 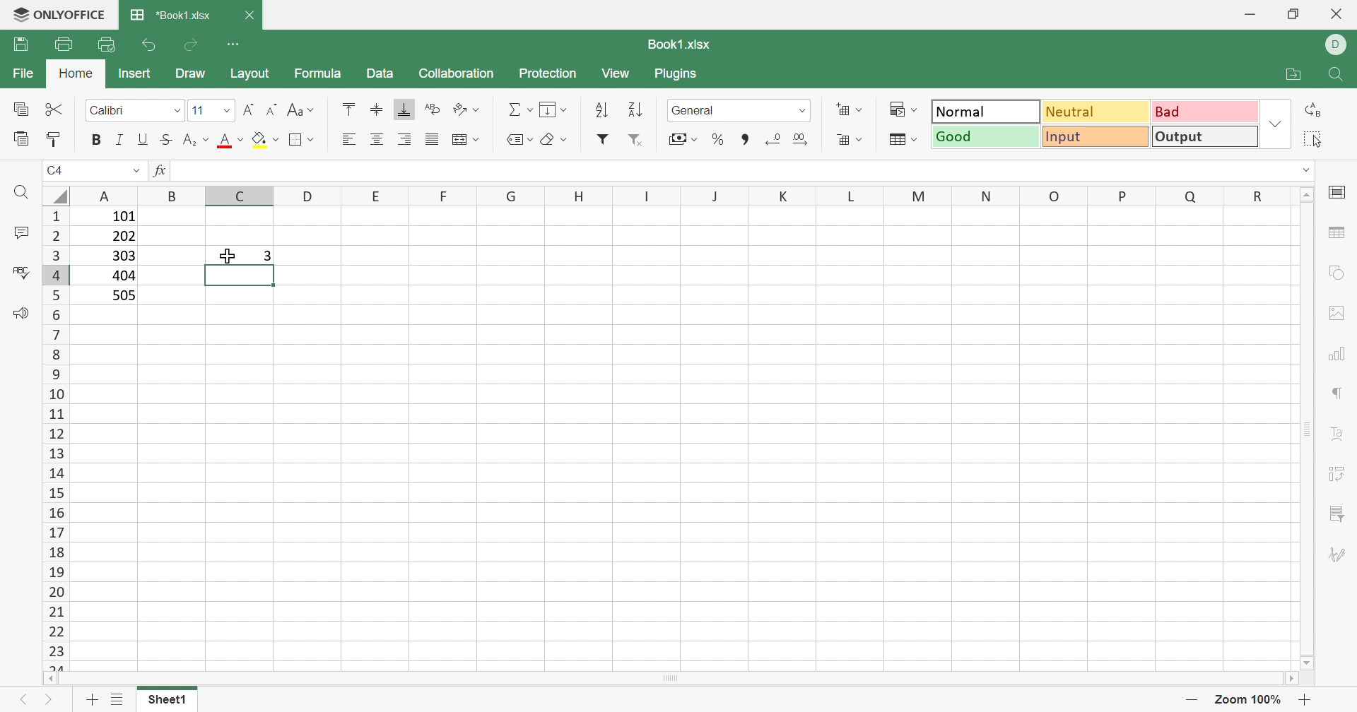 I want to click on Plugins, so click(x=682, y=74).